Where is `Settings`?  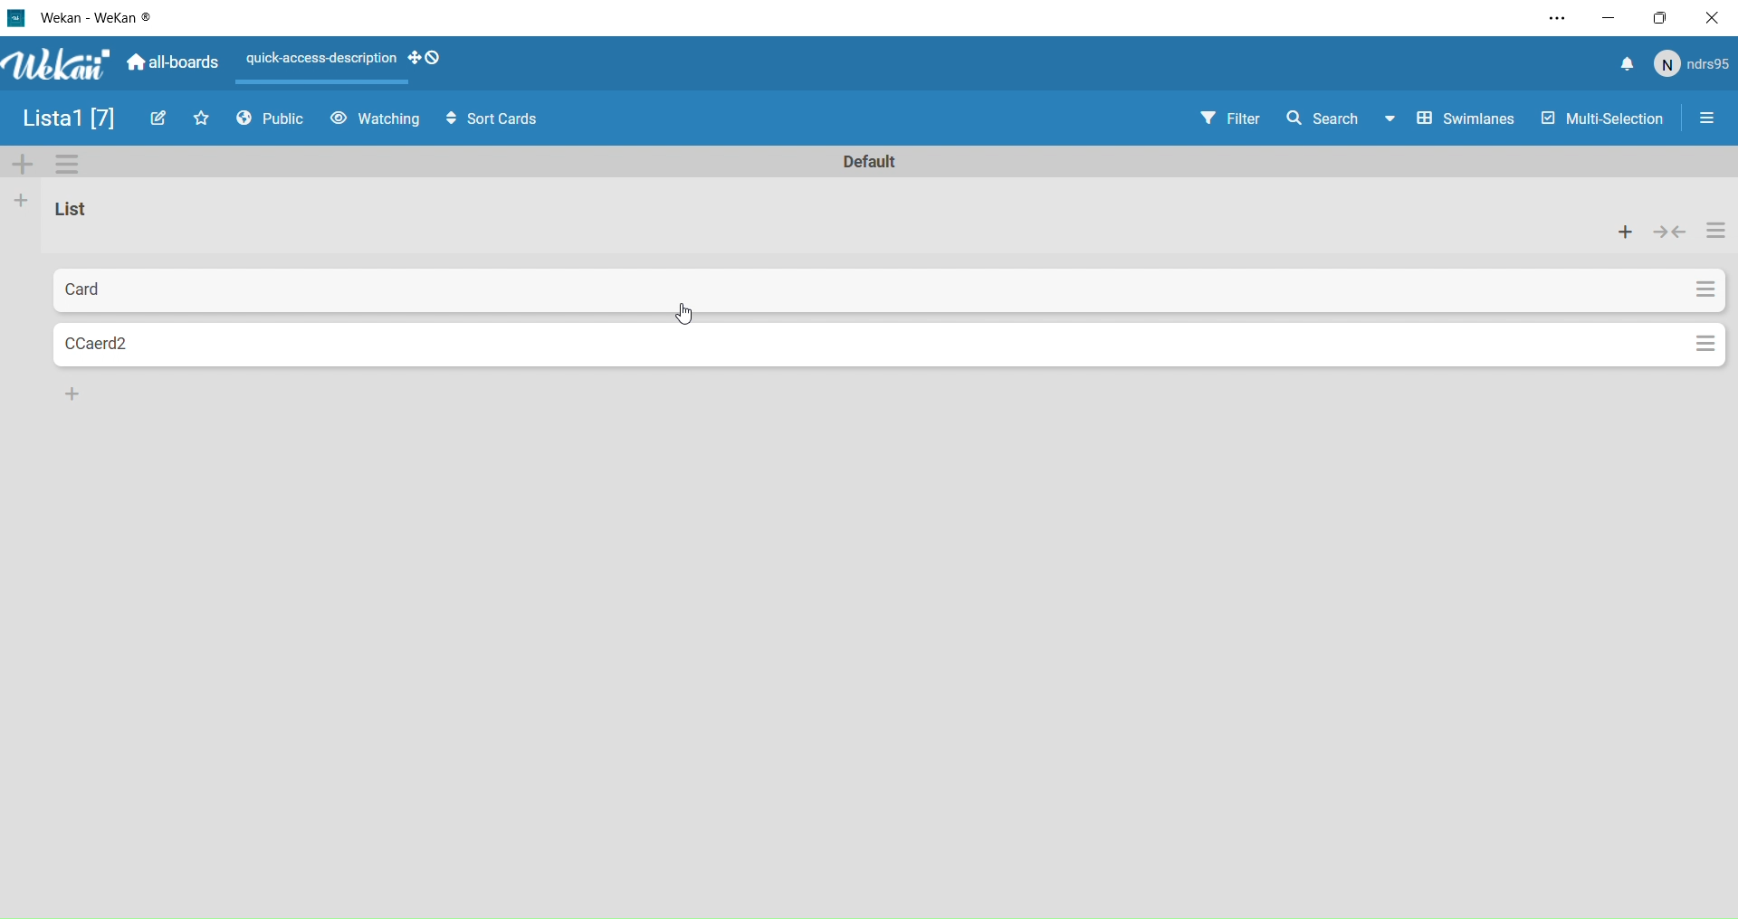
Settings is located at coordinates (1706, 344).